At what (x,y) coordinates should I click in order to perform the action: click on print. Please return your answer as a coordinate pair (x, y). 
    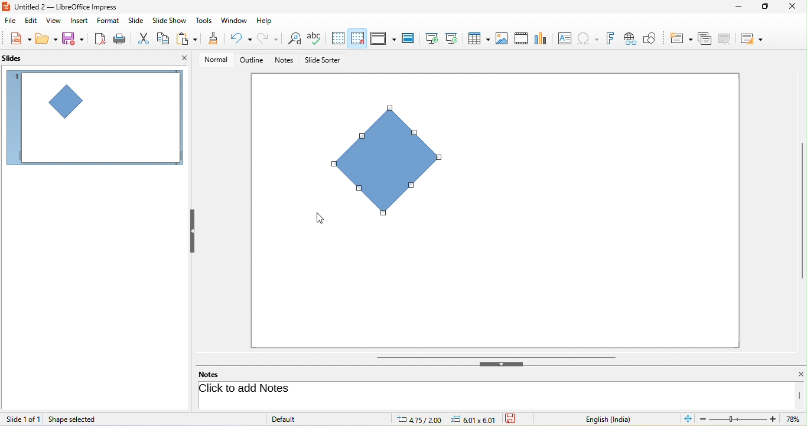
    Looking at the image, I should click on (122, 38).